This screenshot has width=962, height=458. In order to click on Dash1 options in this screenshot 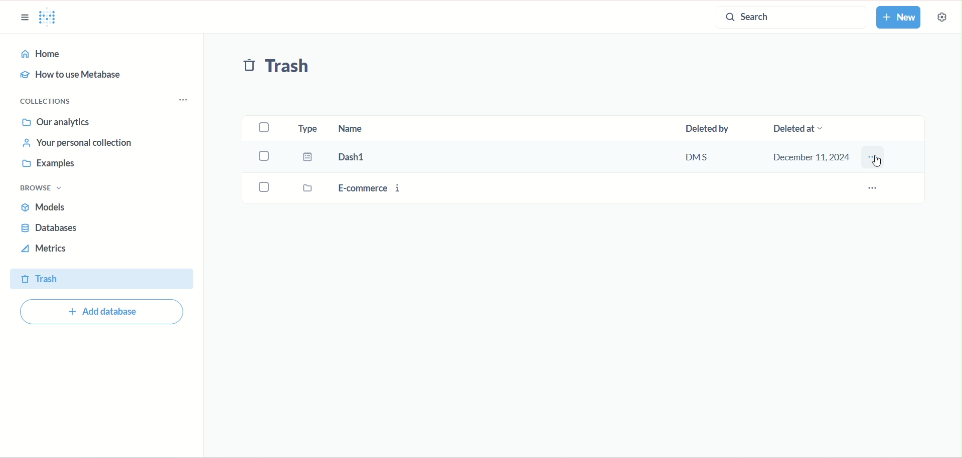, I will do `click(876, 157)`.